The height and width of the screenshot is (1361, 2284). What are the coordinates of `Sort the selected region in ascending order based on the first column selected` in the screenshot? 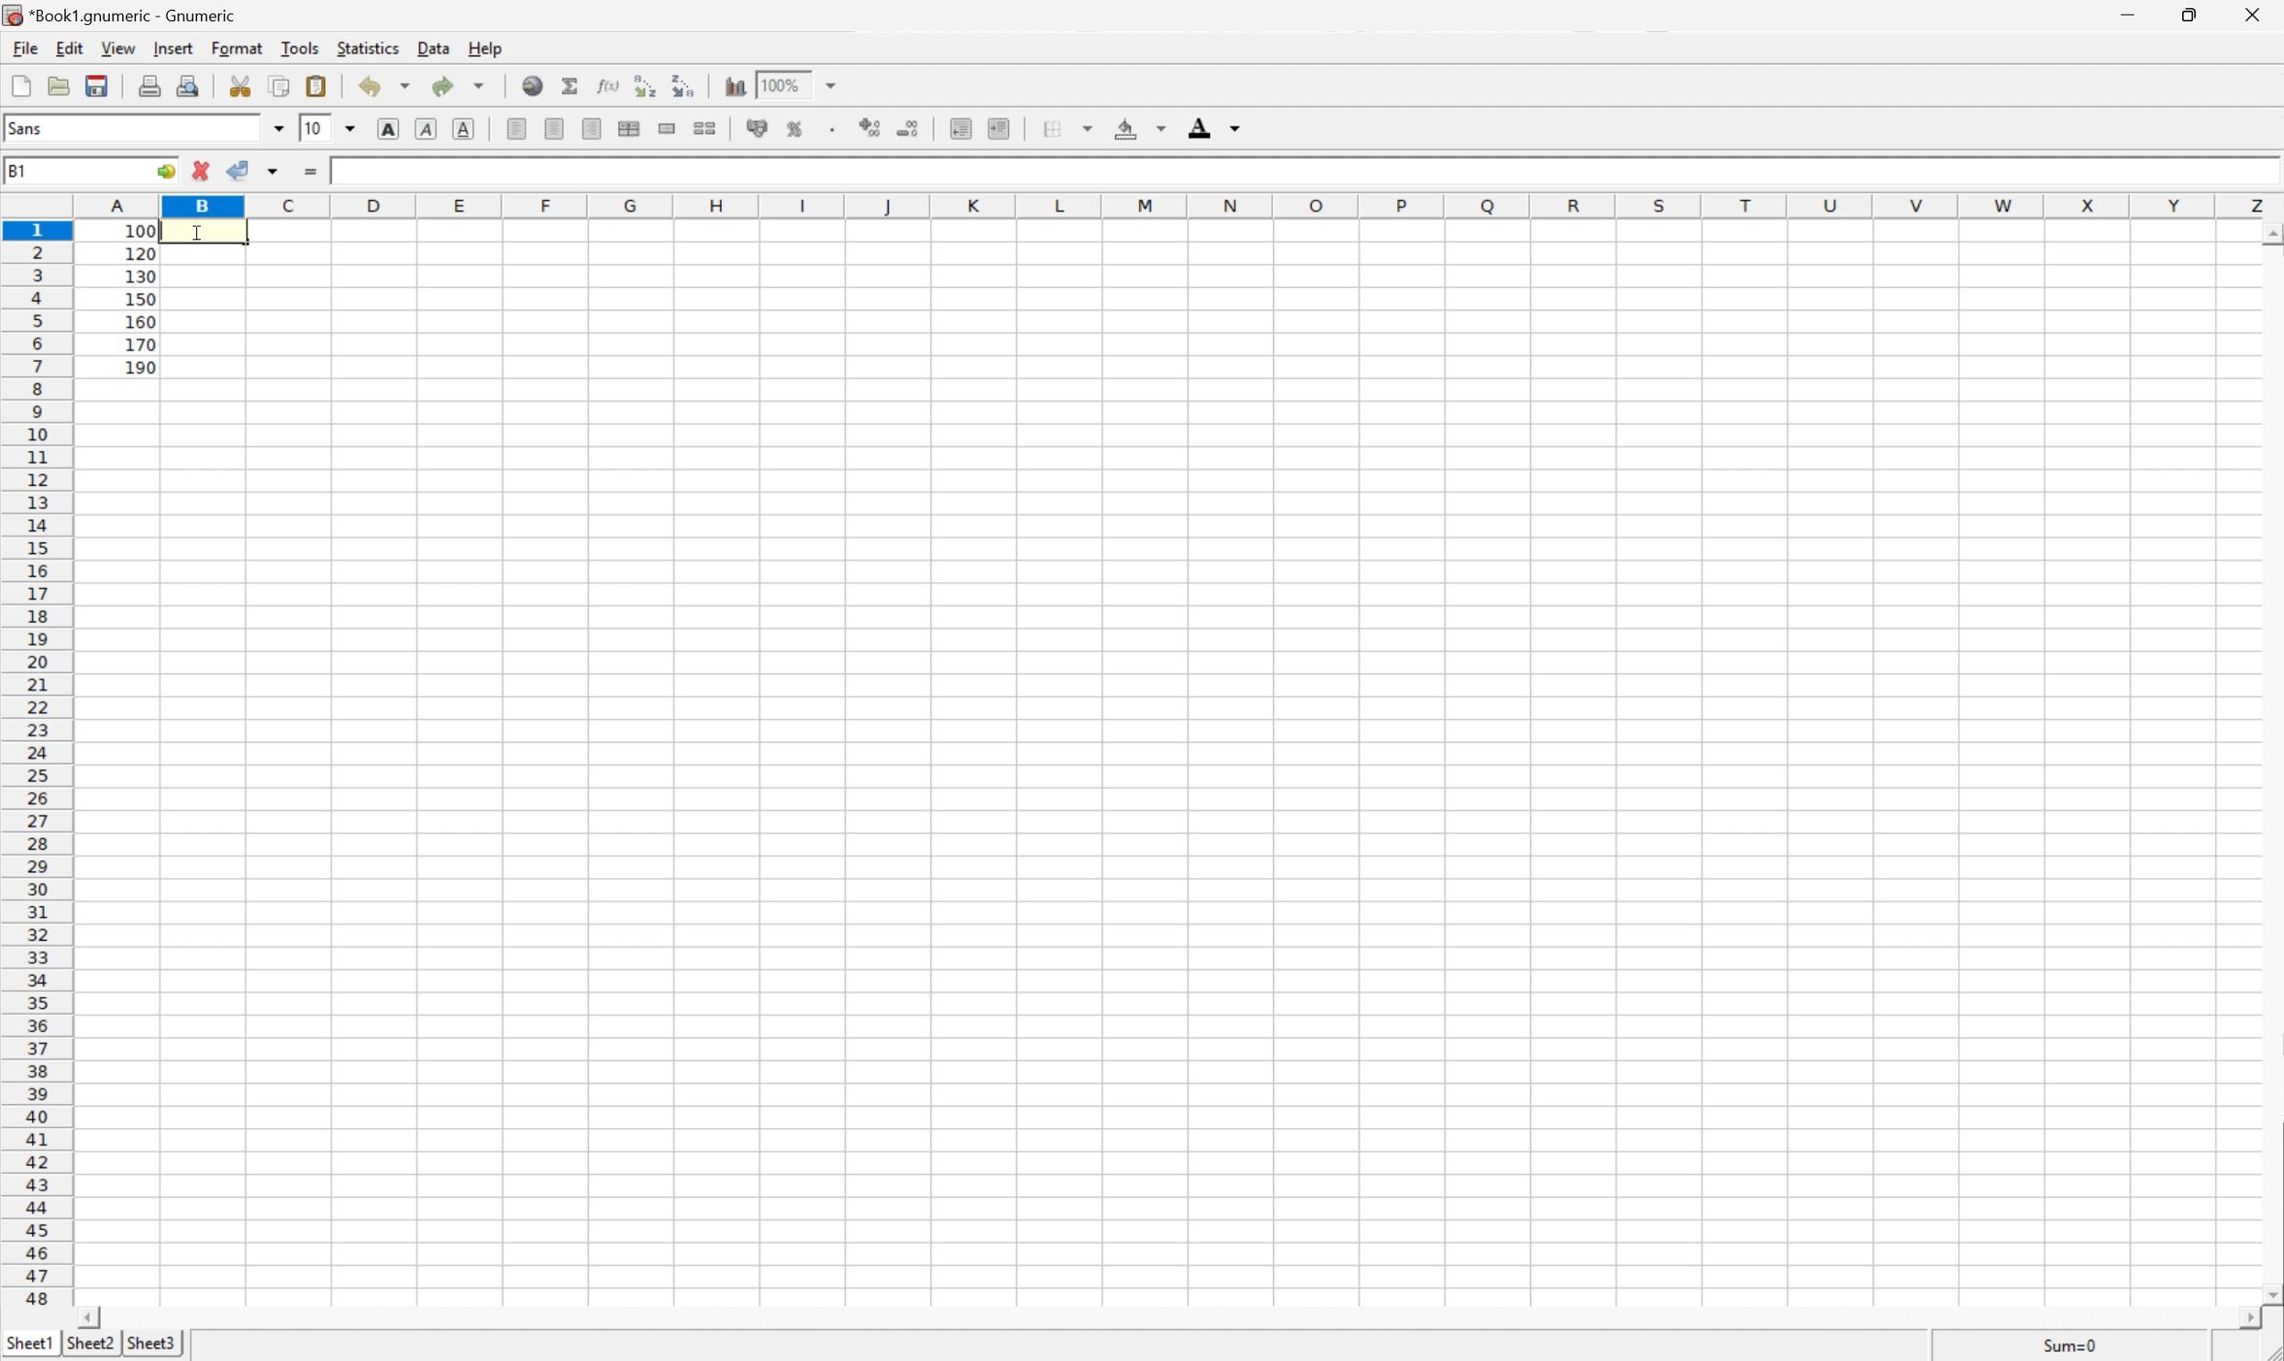 It's located at (647, 86).